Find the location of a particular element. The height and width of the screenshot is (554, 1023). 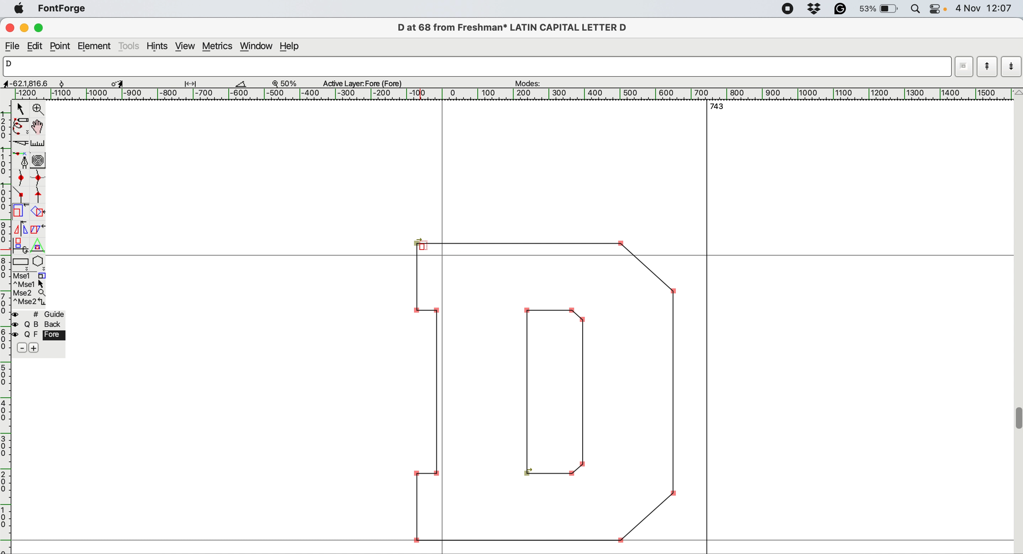

Q B back is located at coordinates (41, 325).